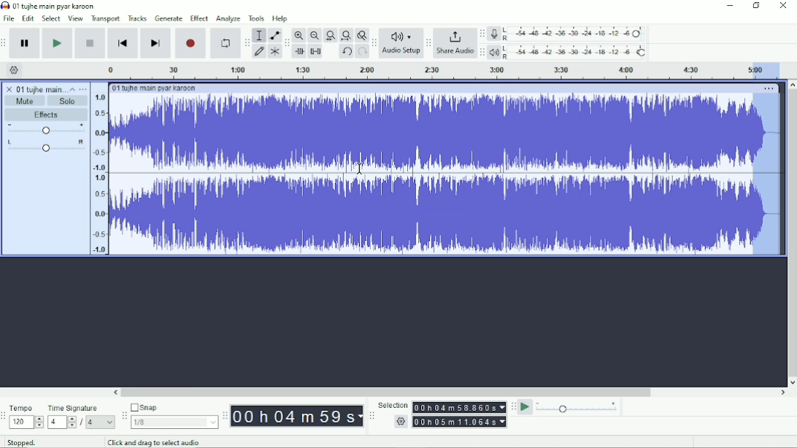 Image resolution: width=797 pixels, height=448 pixels. I want to click on Stop, so click(89, 43).